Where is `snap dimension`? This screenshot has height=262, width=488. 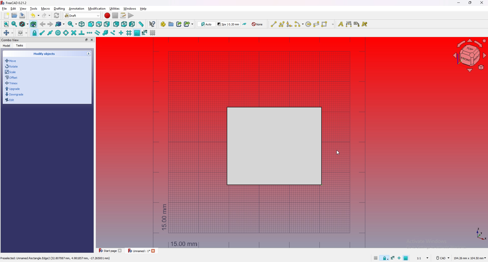
snap dimension is located at coordinates (393, 257).